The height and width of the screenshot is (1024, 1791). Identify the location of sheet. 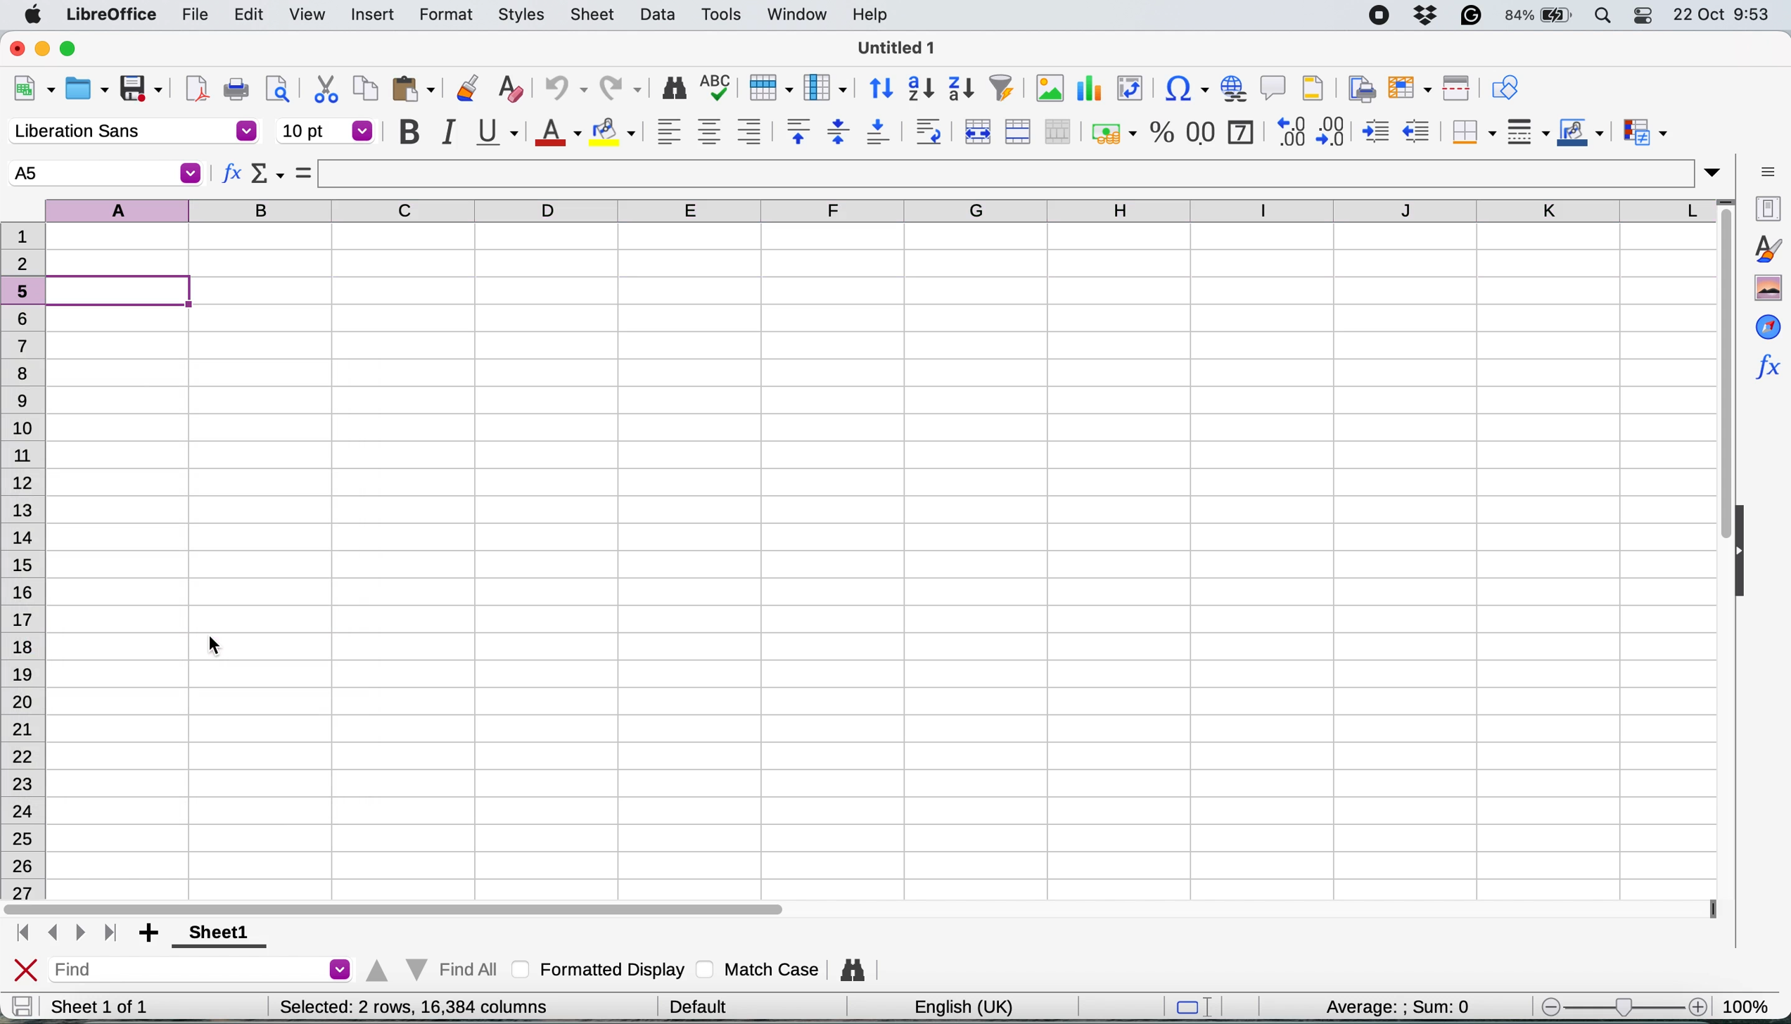
(594, 14).